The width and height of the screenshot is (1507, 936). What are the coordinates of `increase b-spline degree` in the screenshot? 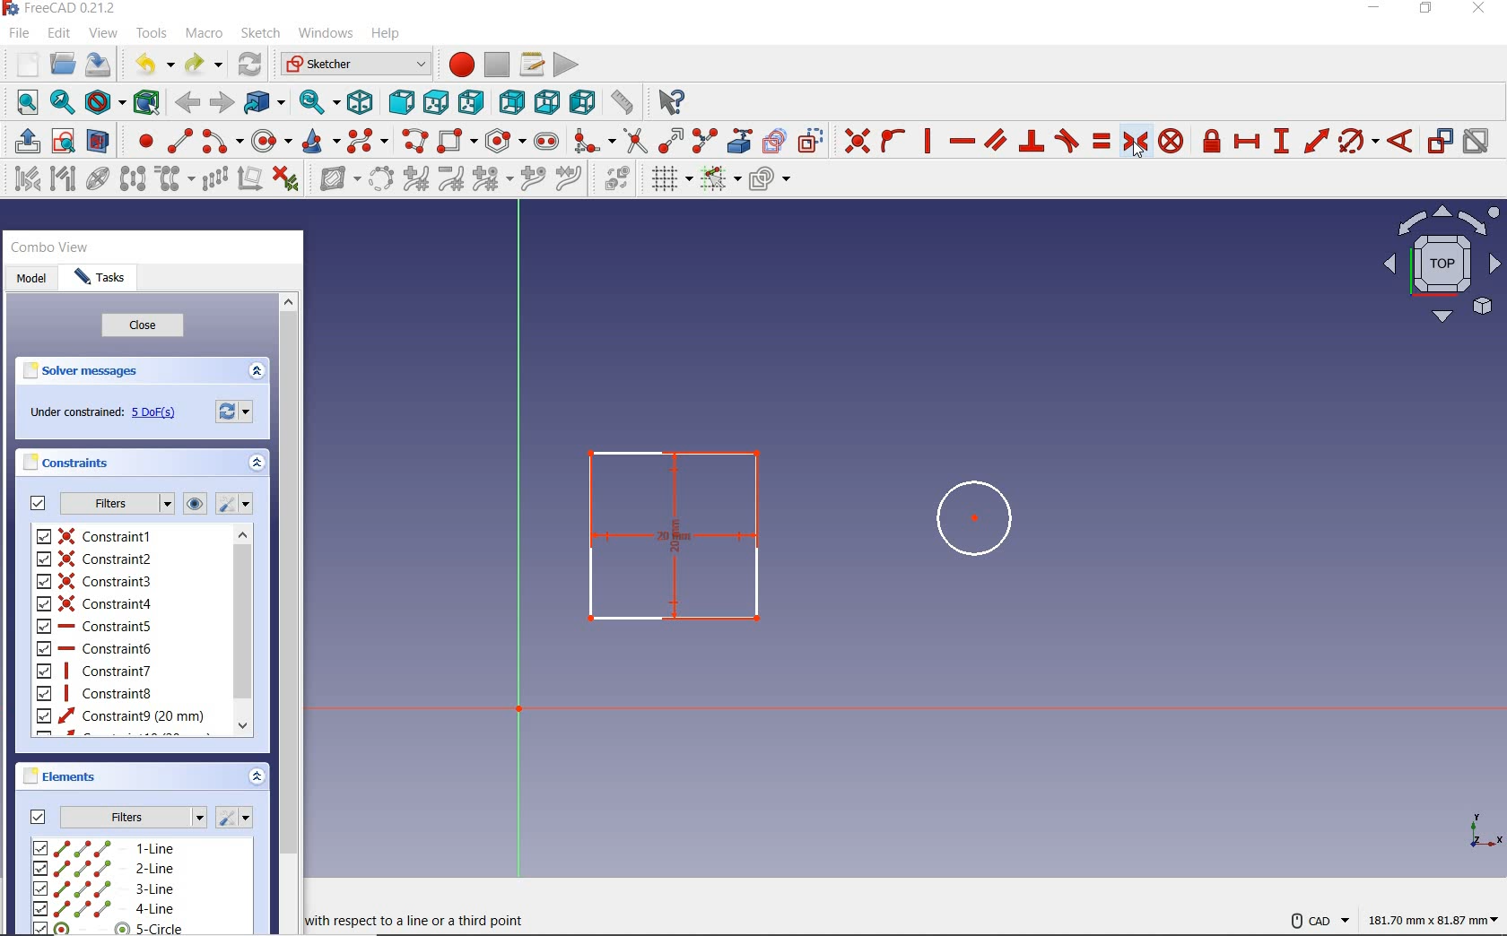 It's located at (415, 180).